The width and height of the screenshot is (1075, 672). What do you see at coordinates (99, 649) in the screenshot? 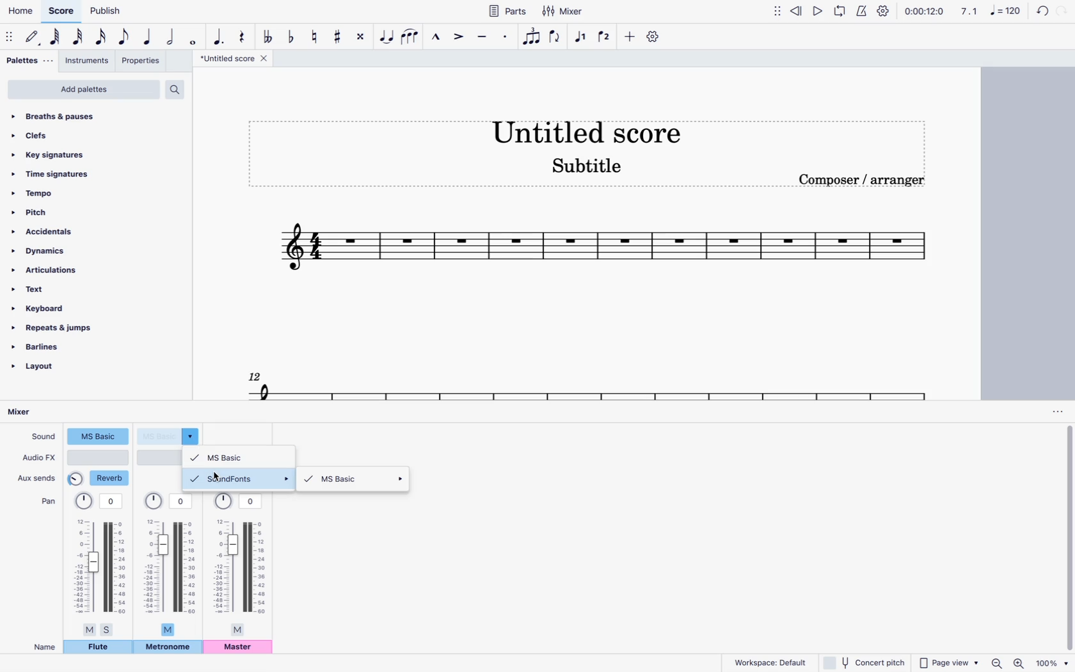
I see `flute` at bounding box center [99, 649].